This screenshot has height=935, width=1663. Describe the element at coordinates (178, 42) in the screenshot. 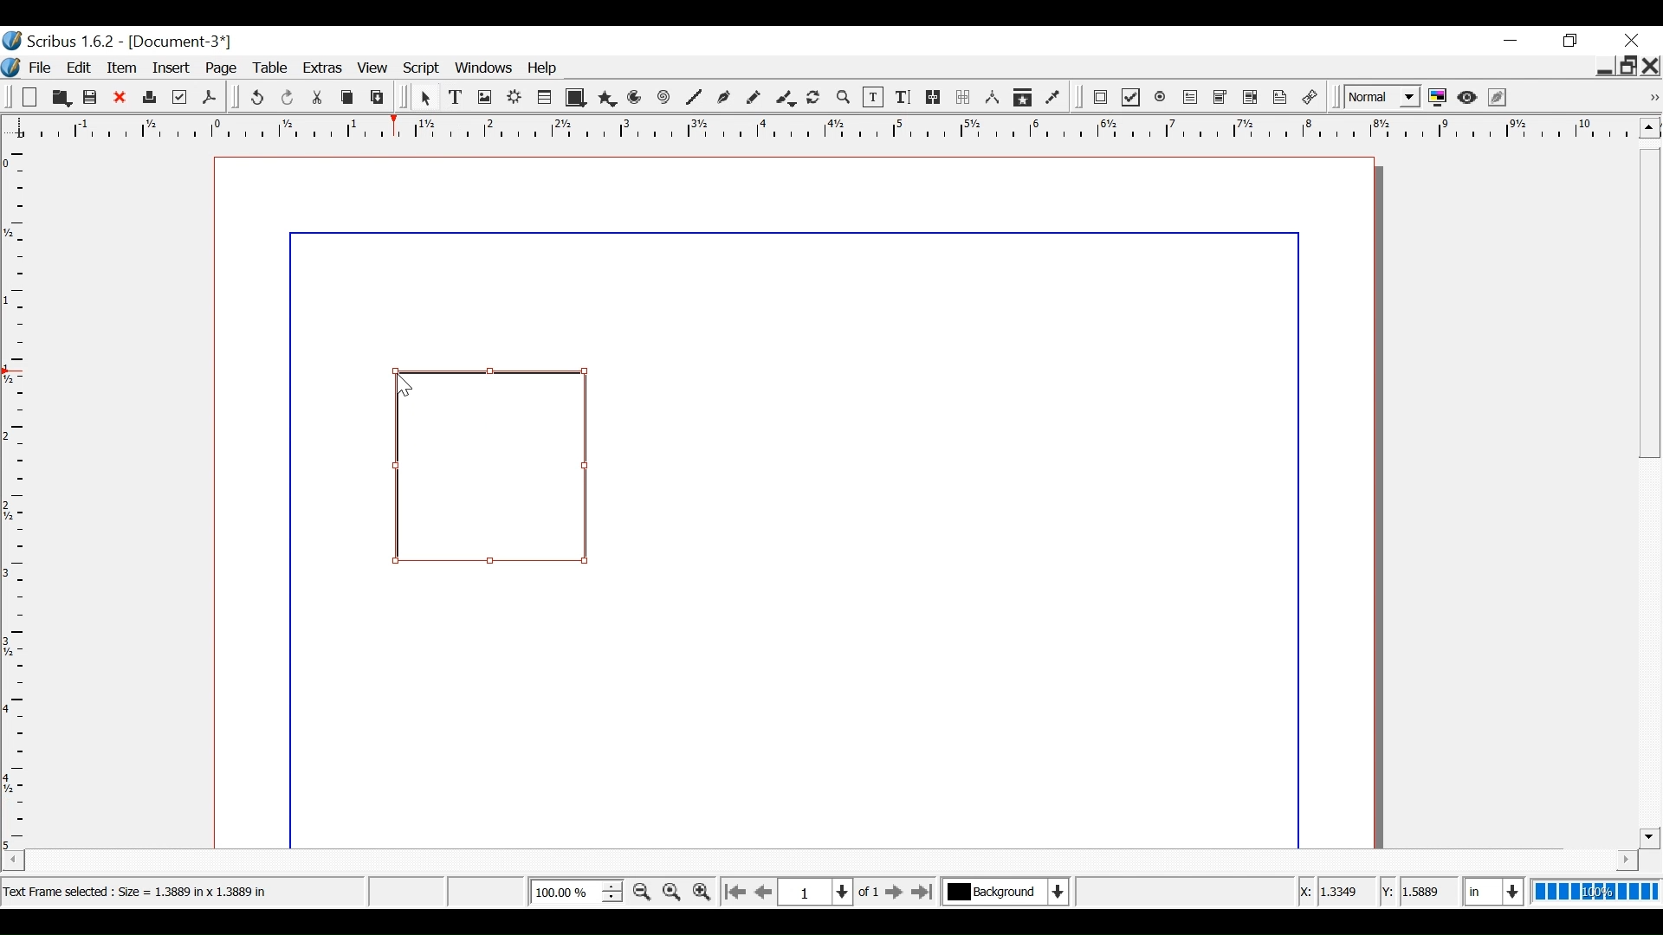

I see `Document` at that location.